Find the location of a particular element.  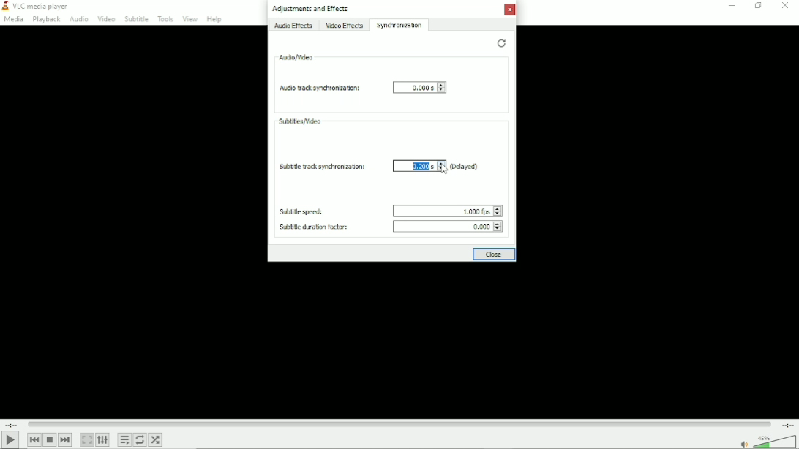

Total duration is located at coordinates (788, 424).